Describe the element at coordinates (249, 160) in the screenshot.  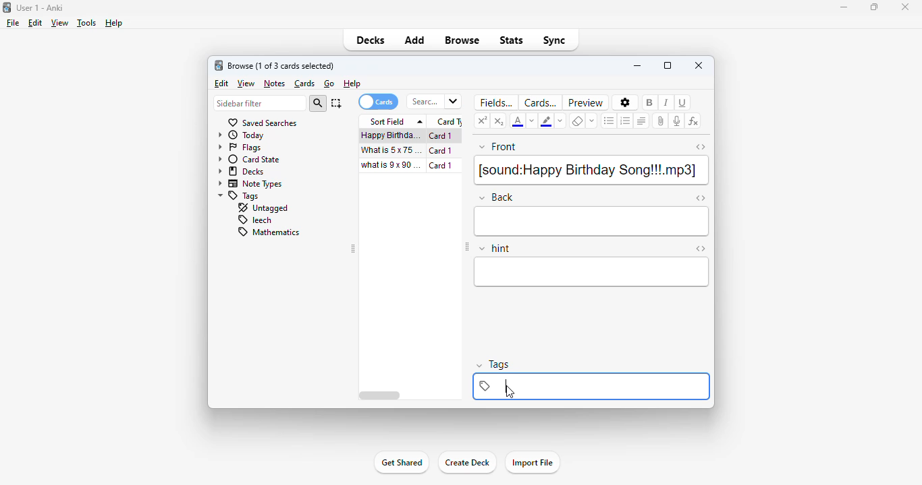
I see `card state` at that location.